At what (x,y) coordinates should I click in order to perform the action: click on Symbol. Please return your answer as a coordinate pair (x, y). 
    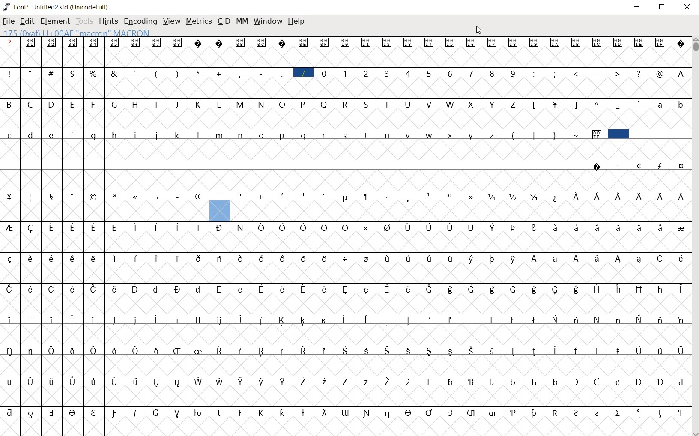
    Looking at the image, I should click on (493, 227).